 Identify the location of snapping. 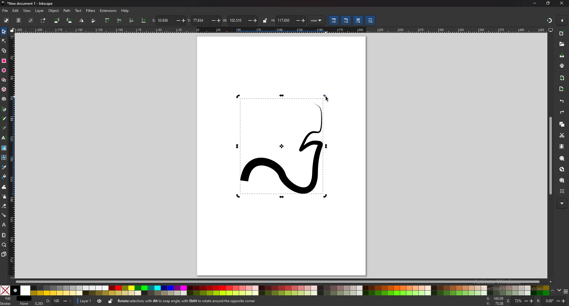
(549, 20).